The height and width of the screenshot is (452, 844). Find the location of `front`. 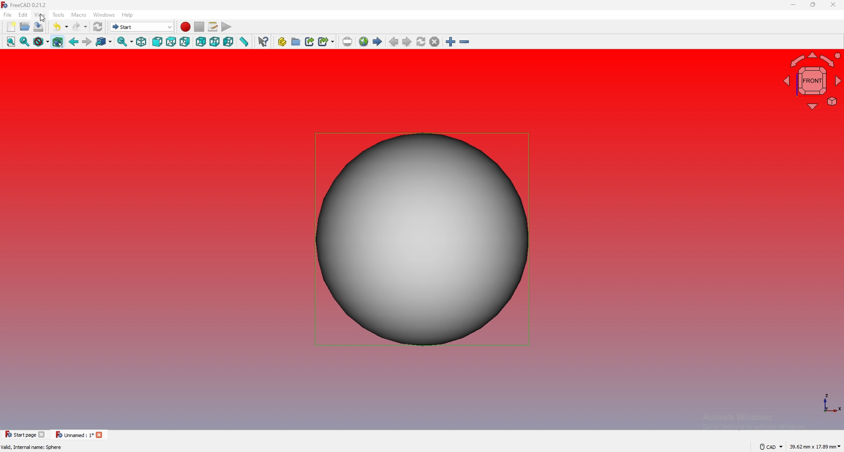

front is located at coordinates (157, 42).